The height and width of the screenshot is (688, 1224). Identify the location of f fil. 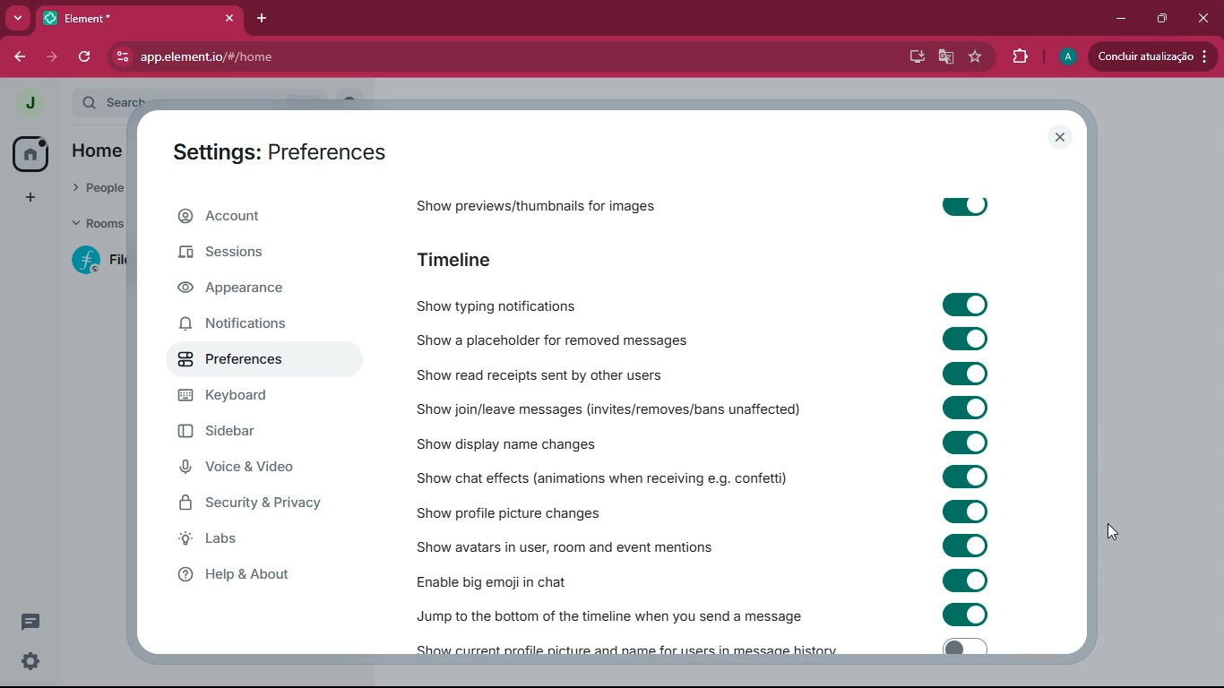
(92, 262).